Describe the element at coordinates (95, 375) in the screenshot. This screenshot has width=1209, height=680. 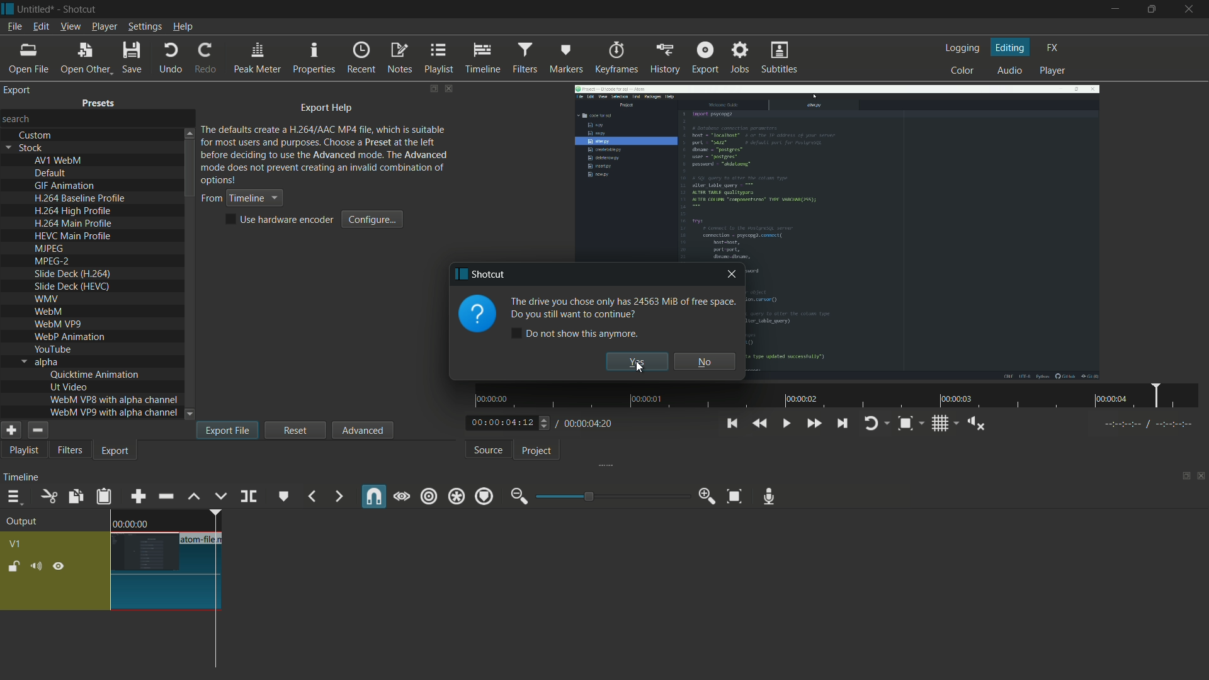
I see `quicktime animation` at that location.